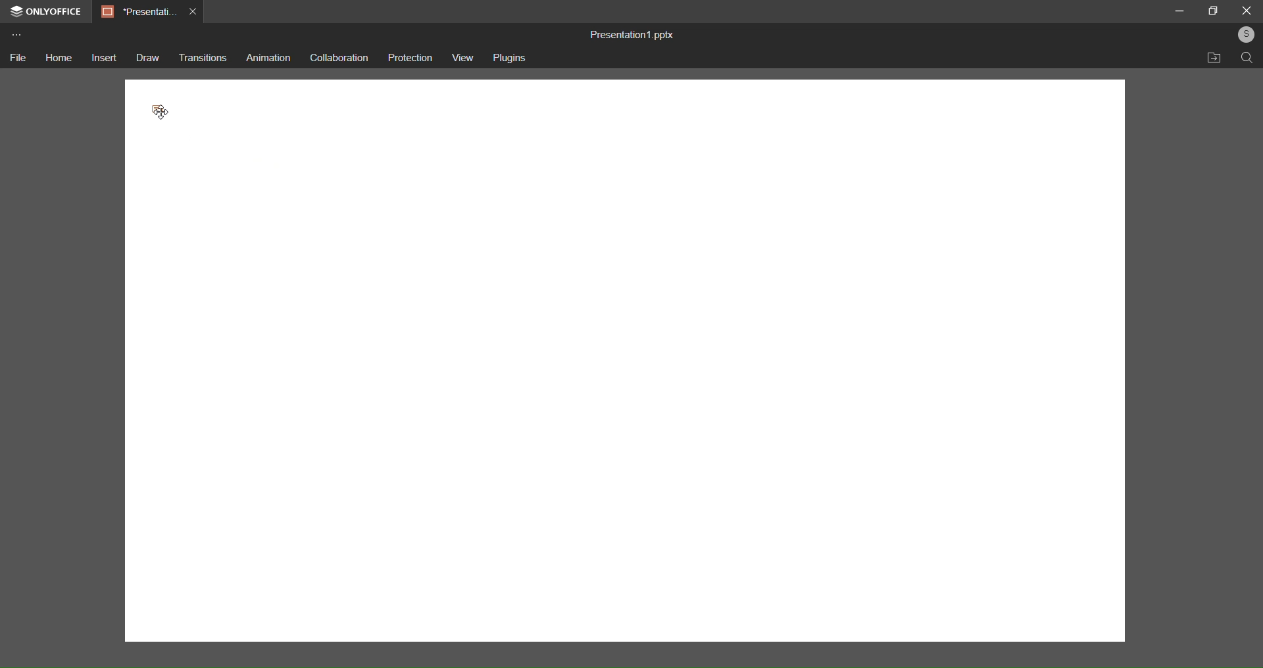 The image size is (1263, 668). I want to click on plugins, so click(513, 59).